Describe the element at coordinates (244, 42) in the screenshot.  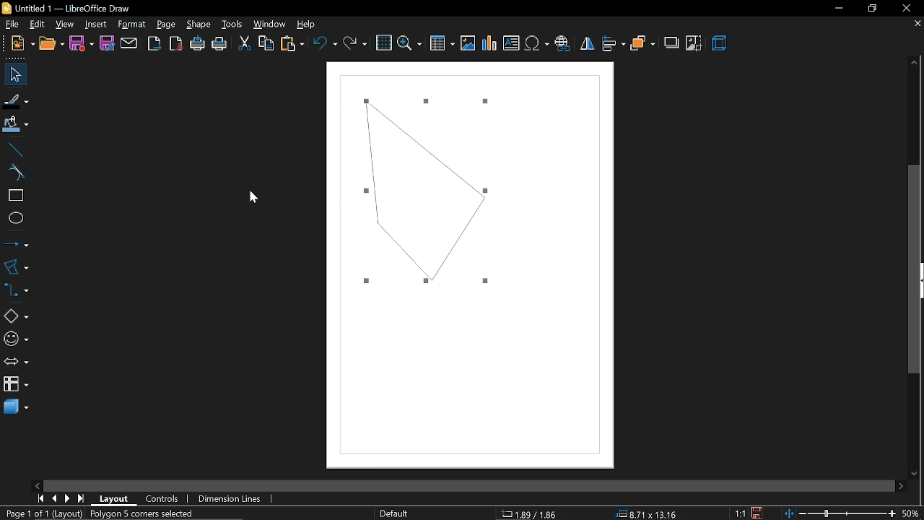
I see `cut ` at that location.